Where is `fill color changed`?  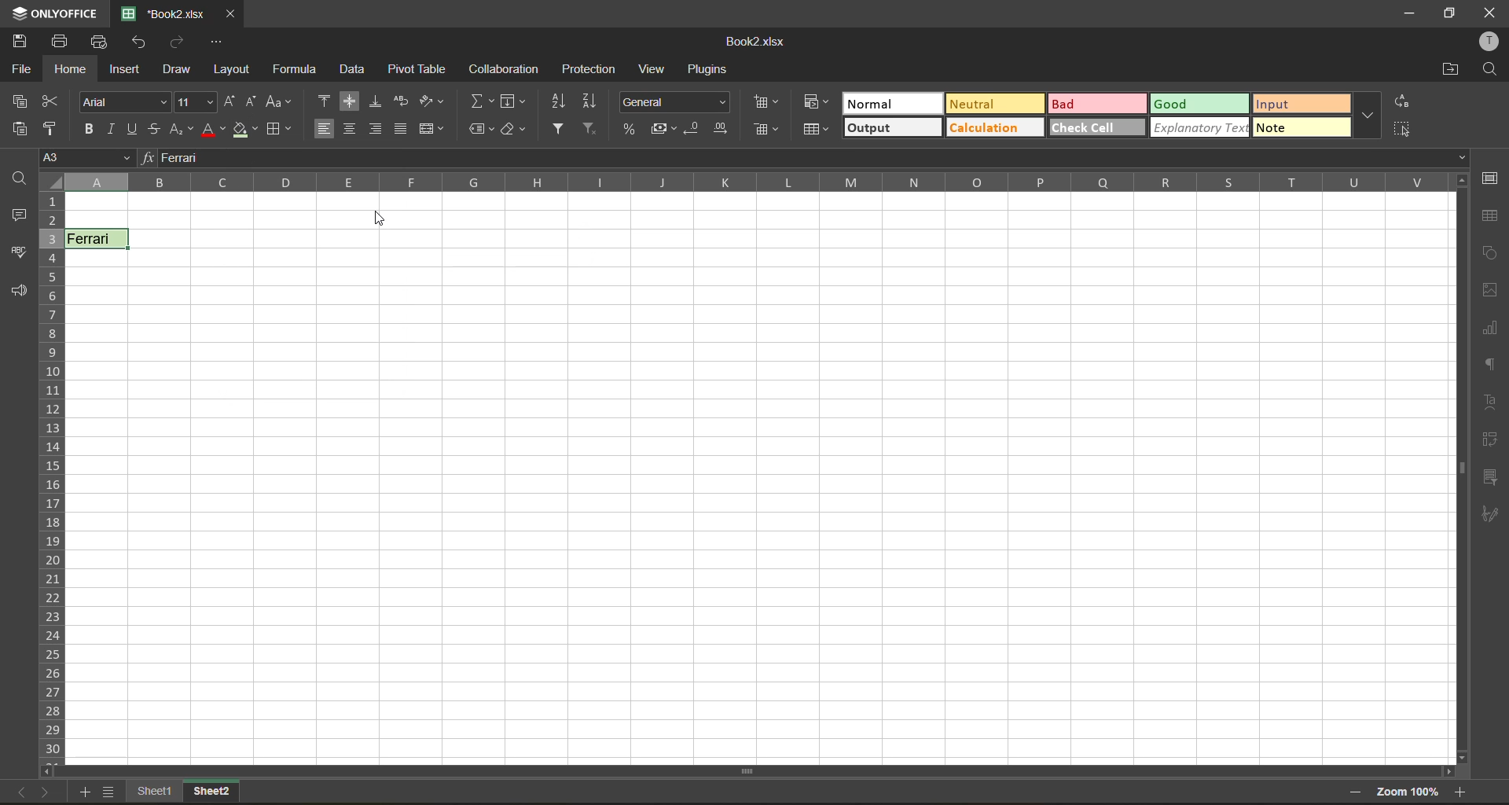 fill color changed is located at coordinates (99, 239).